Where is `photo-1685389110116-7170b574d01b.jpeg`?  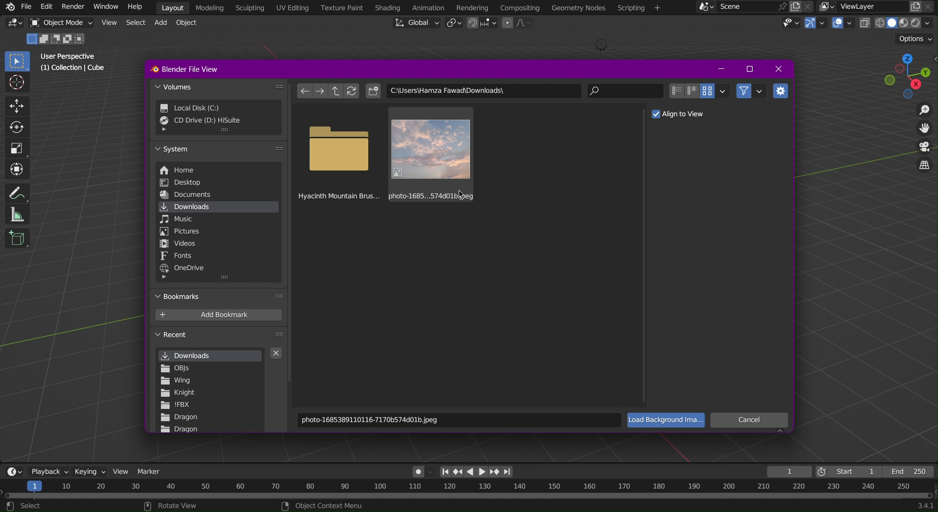 photo-1685389110116-7170b574d01b.jpeg is located at coordinates (460, 420).